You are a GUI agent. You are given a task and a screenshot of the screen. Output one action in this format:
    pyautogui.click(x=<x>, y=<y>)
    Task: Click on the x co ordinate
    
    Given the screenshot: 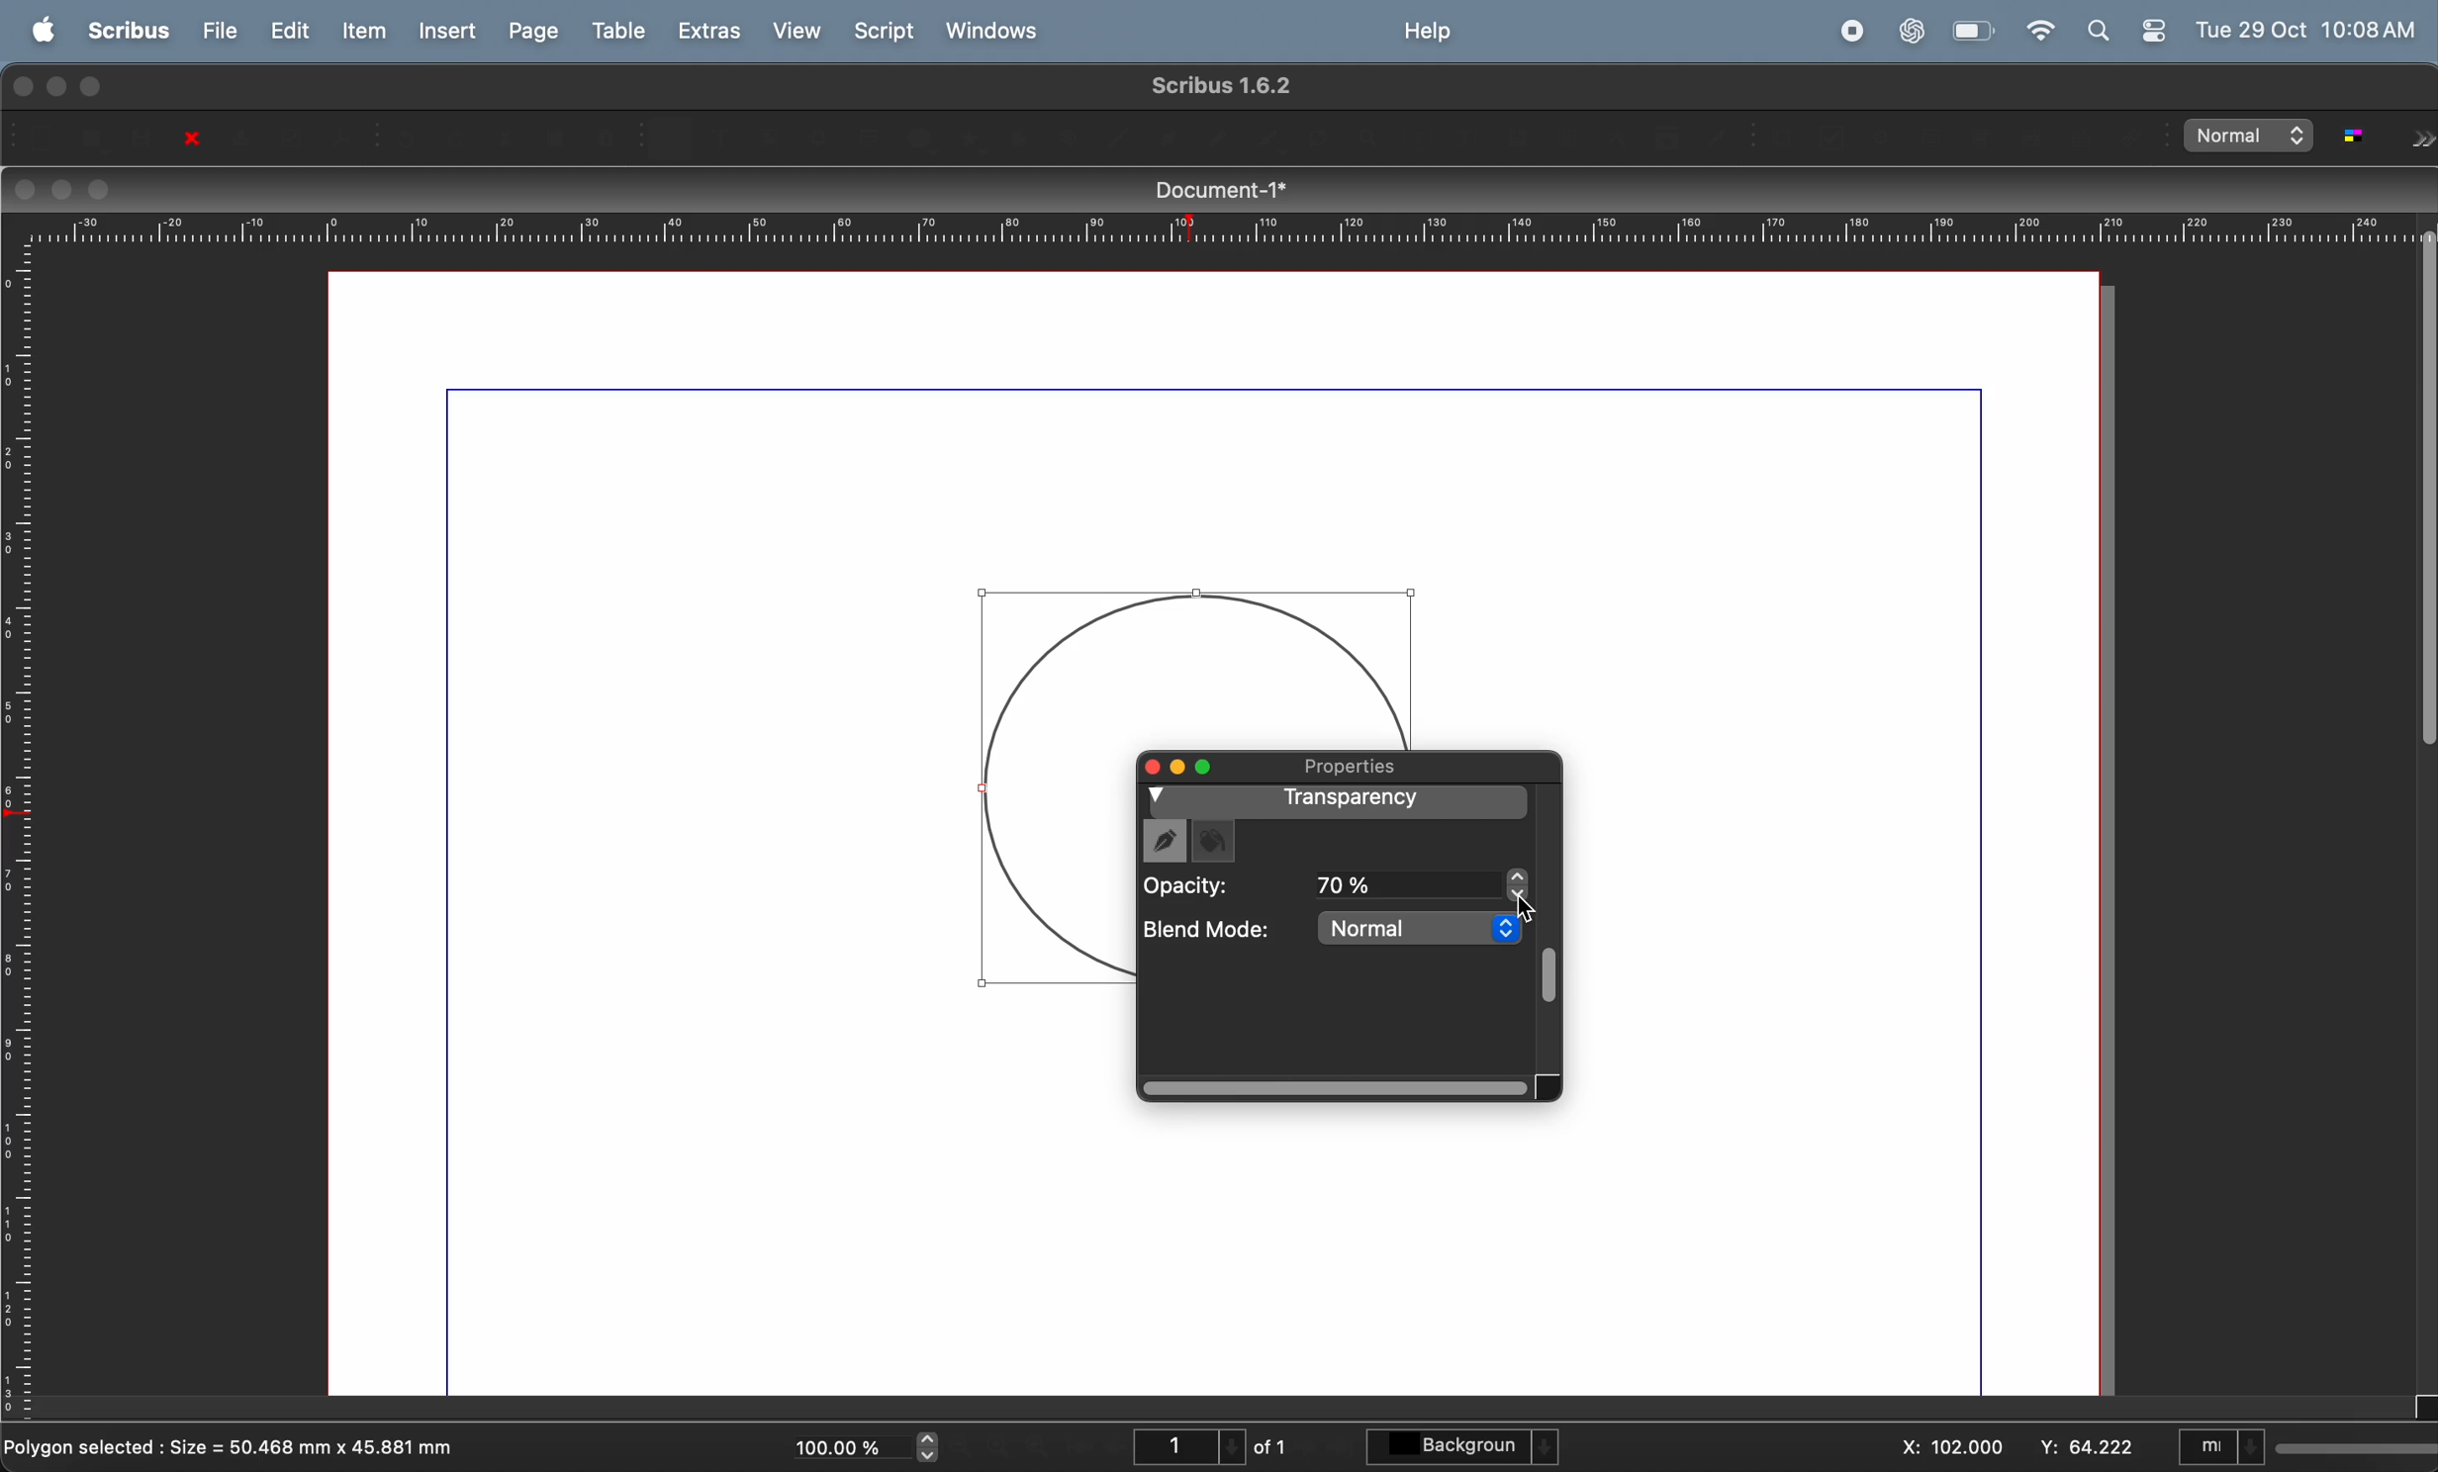 What is the action you would take?
    pyautogui.click(x=1948, y=1444)
    